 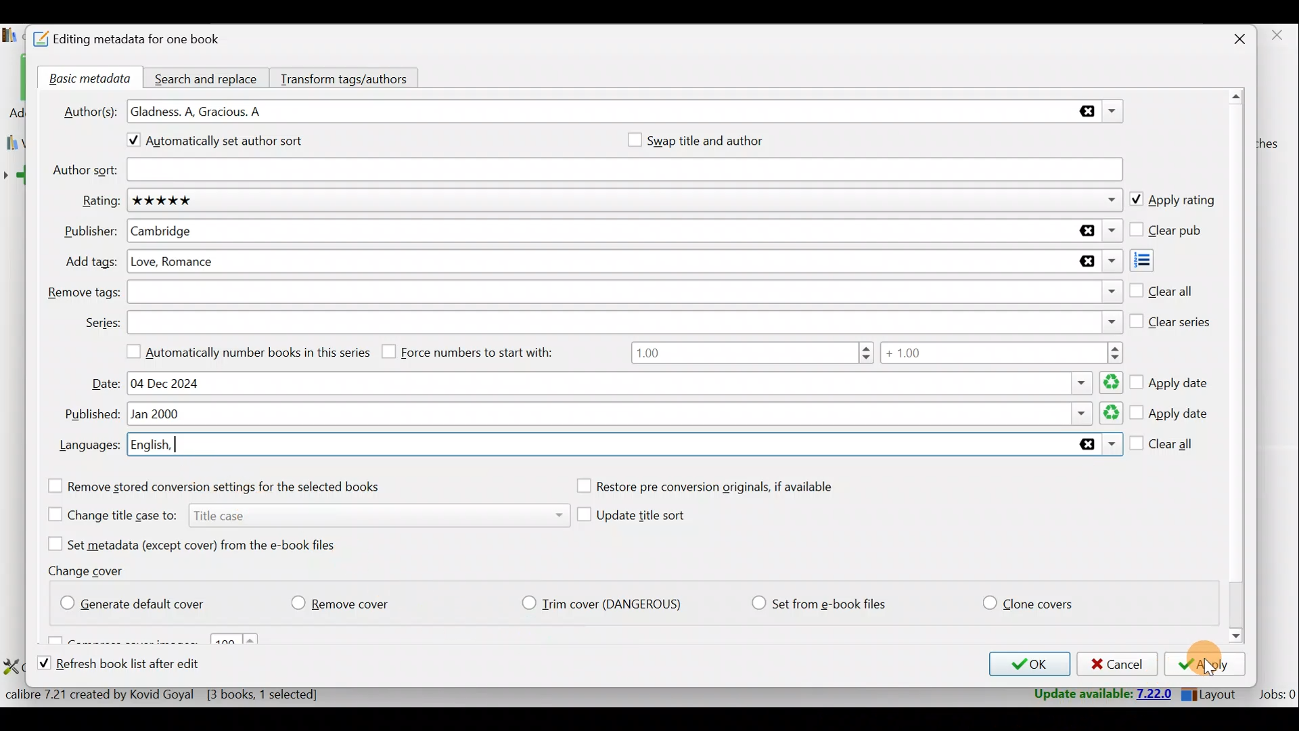 I want to click on Search and replace, so click(x=208, y=77).